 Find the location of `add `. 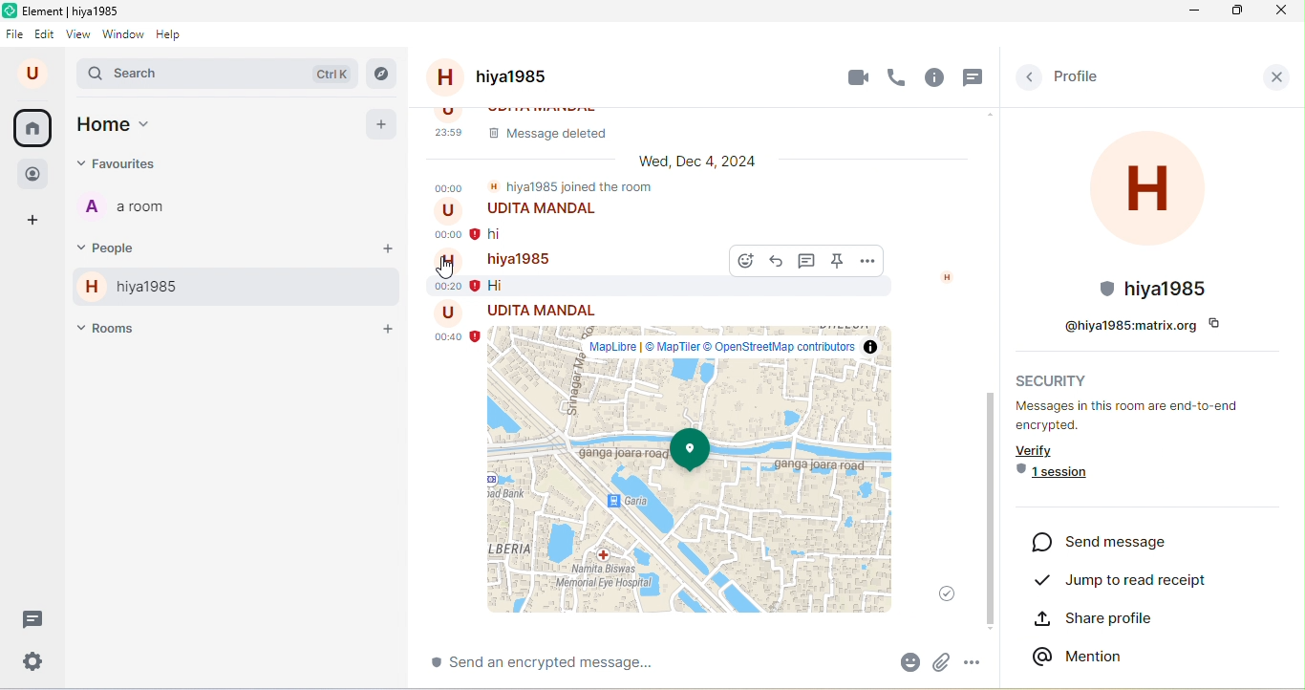

add  is located at coordinates (381, 123).